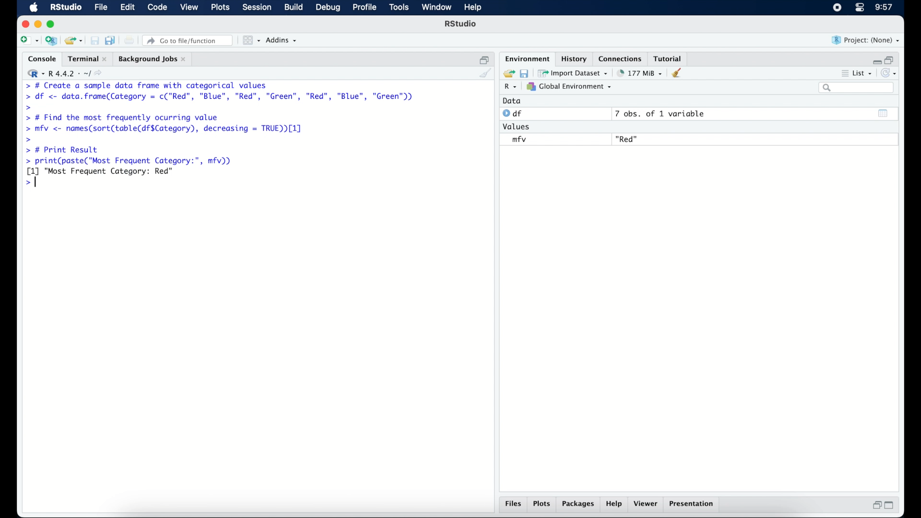 The width and height of the screenshot is (921, 518). What do you see at coordinates (40, 58) in the screenshot?
I see `console` at bounding box center [40, 58].